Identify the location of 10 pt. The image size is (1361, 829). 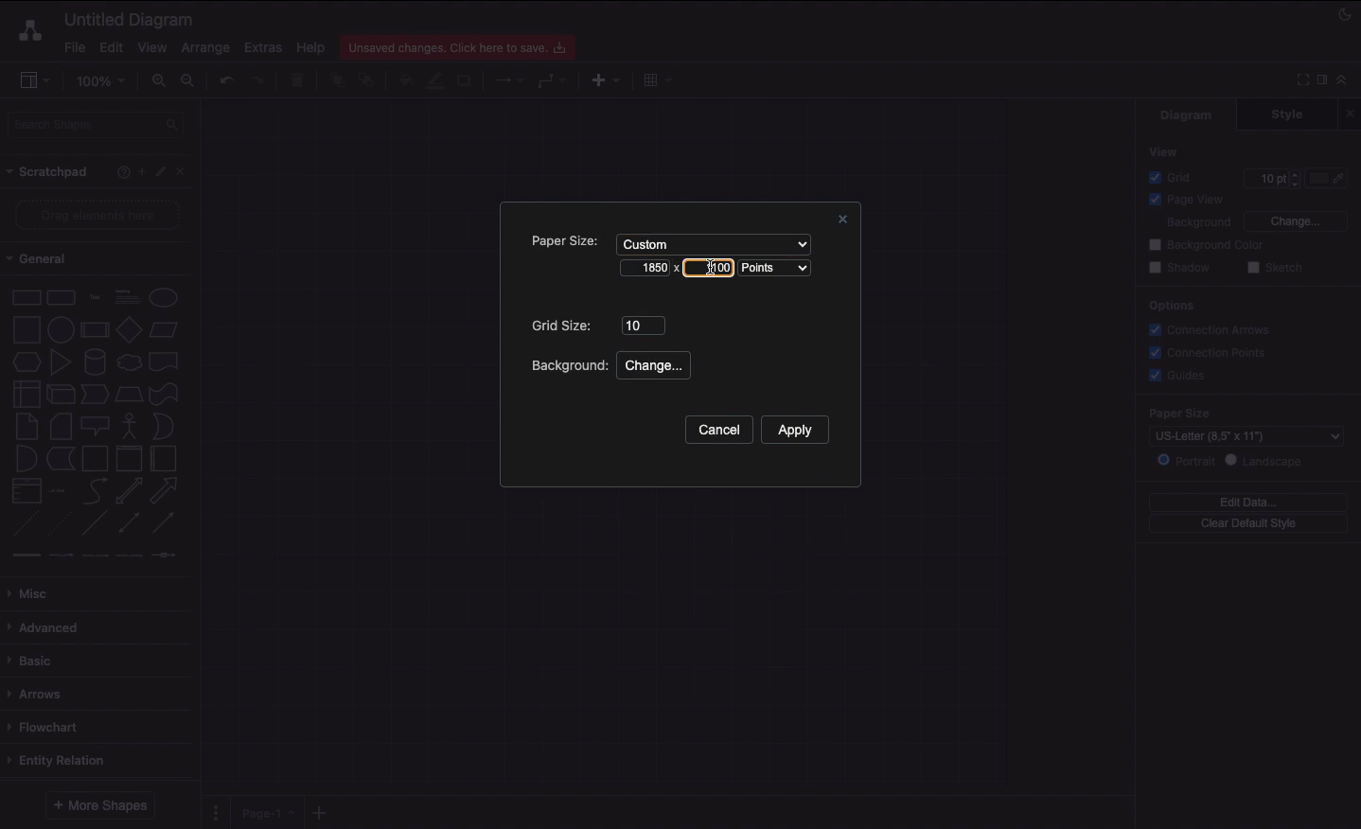
(1270, 176).